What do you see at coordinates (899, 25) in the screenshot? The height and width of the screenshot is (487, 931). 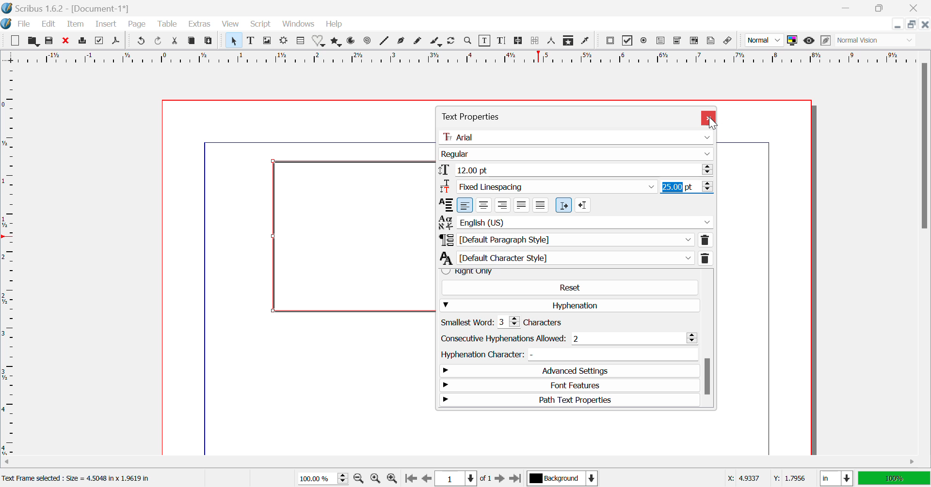 I see `Restore Down` at bounding box center [899, 25].